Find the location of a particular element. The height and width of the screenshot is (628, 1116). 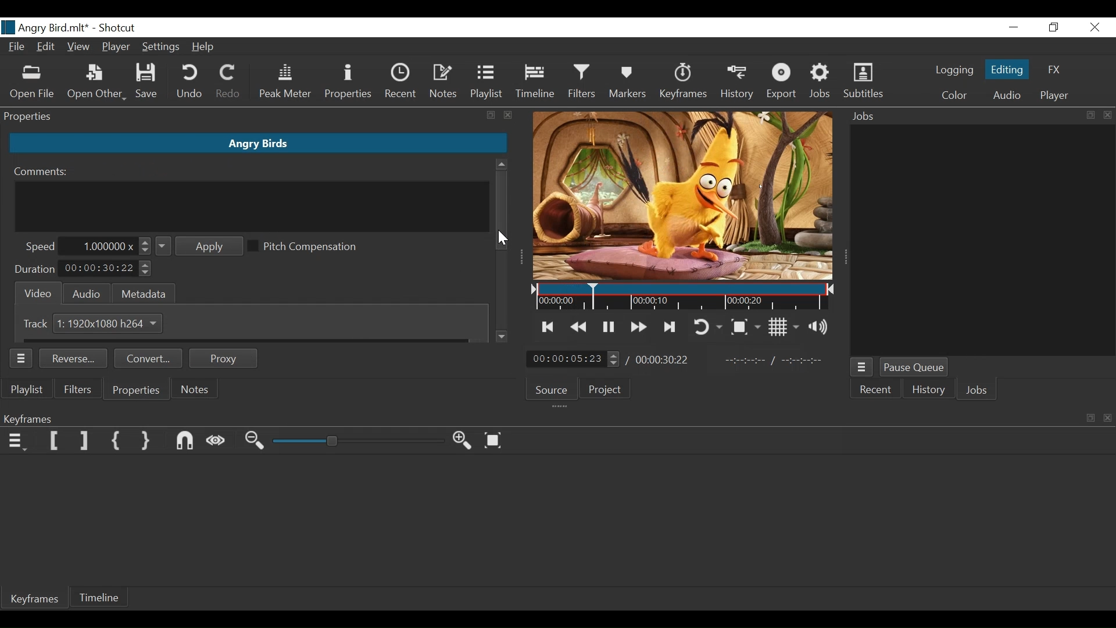

Help is located at coordinates (204, 47).